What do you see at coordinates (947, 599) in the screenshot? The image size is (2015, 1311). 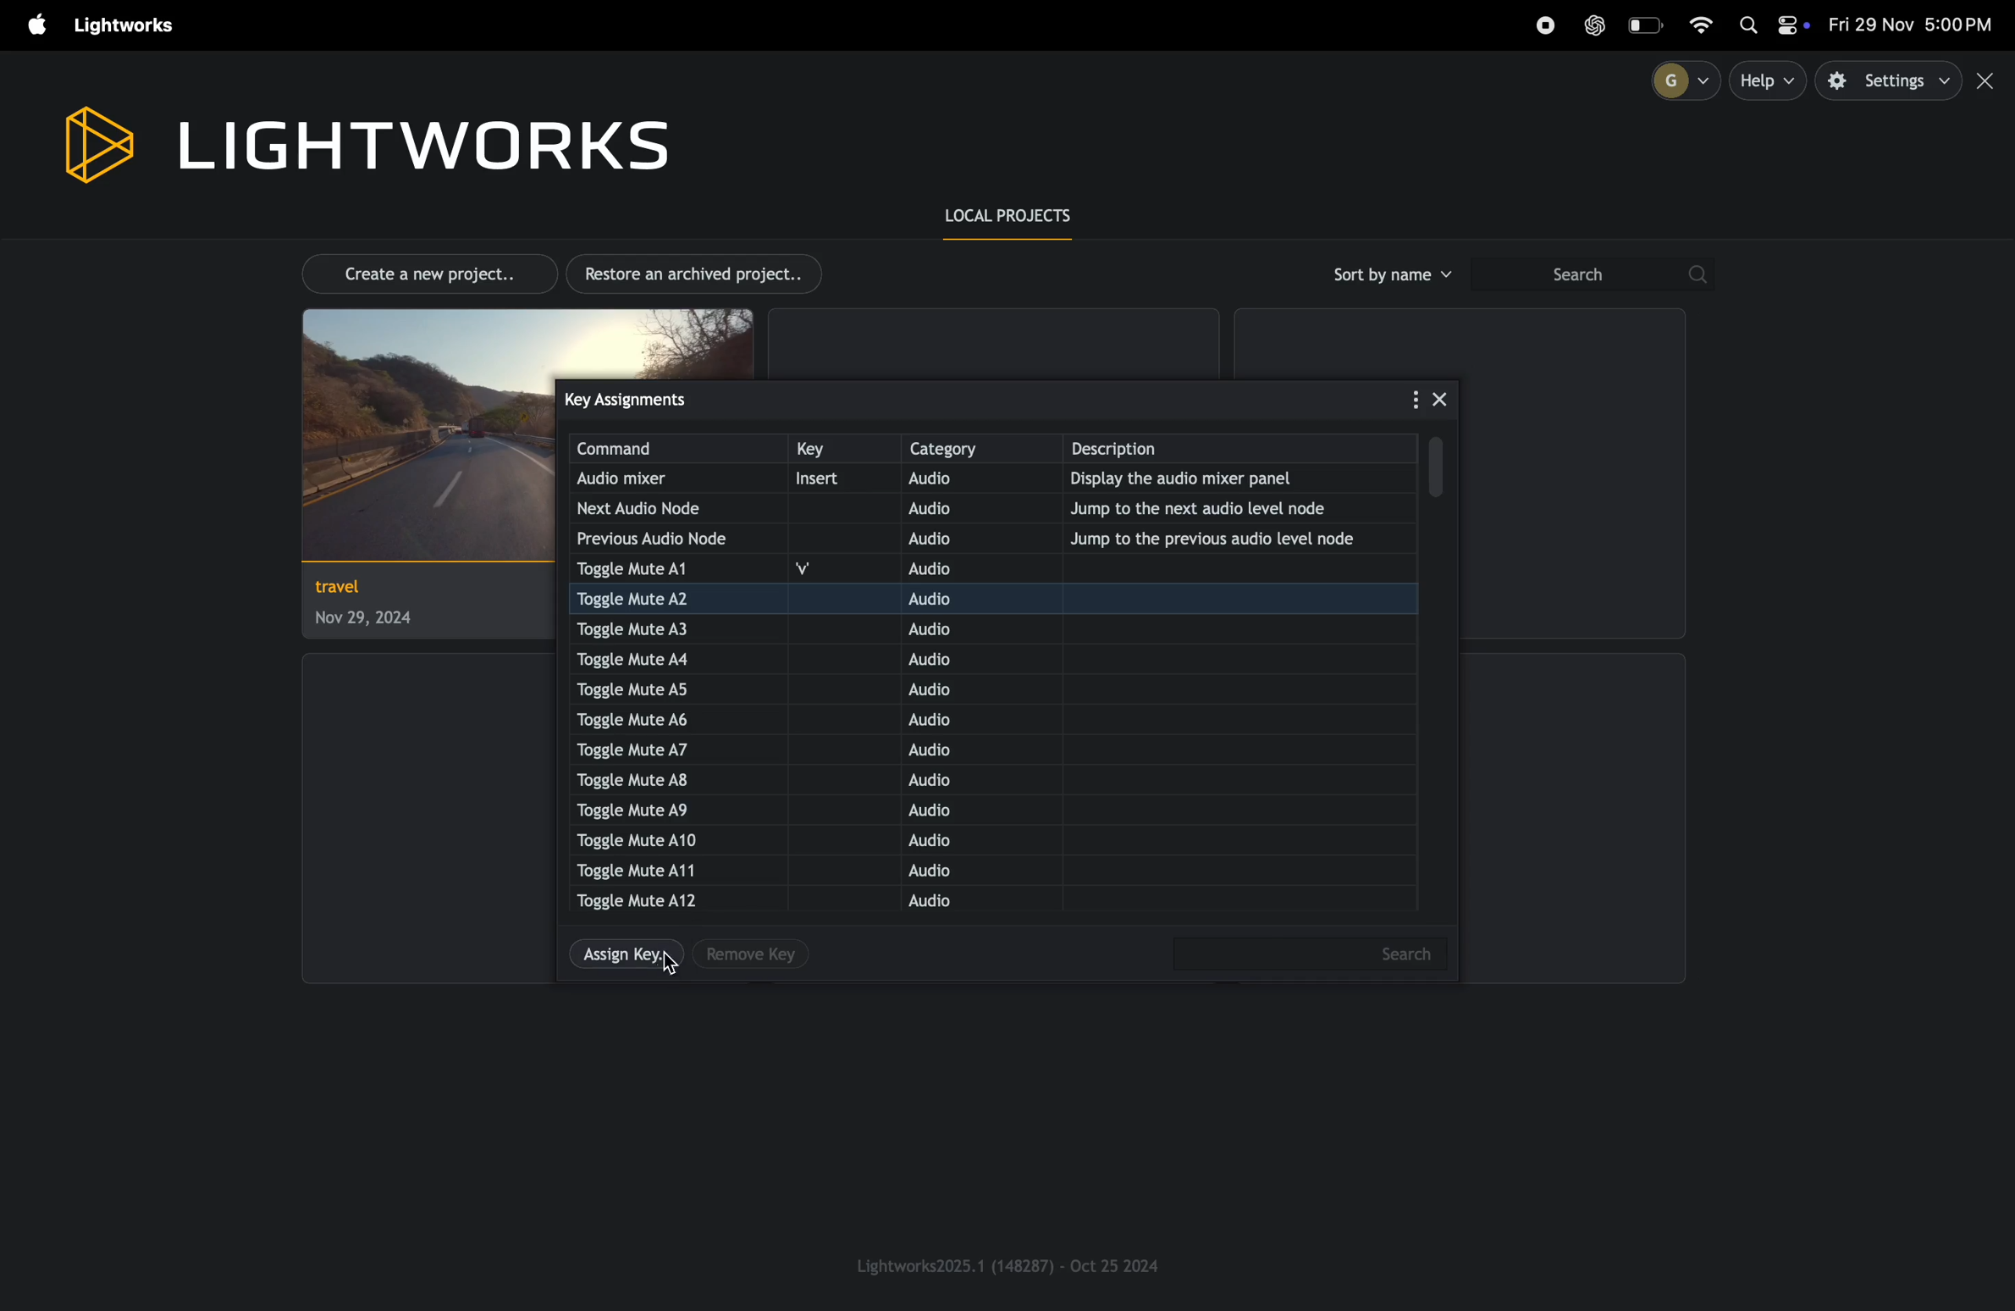 I see `audio` at bounding box center [947, 599].